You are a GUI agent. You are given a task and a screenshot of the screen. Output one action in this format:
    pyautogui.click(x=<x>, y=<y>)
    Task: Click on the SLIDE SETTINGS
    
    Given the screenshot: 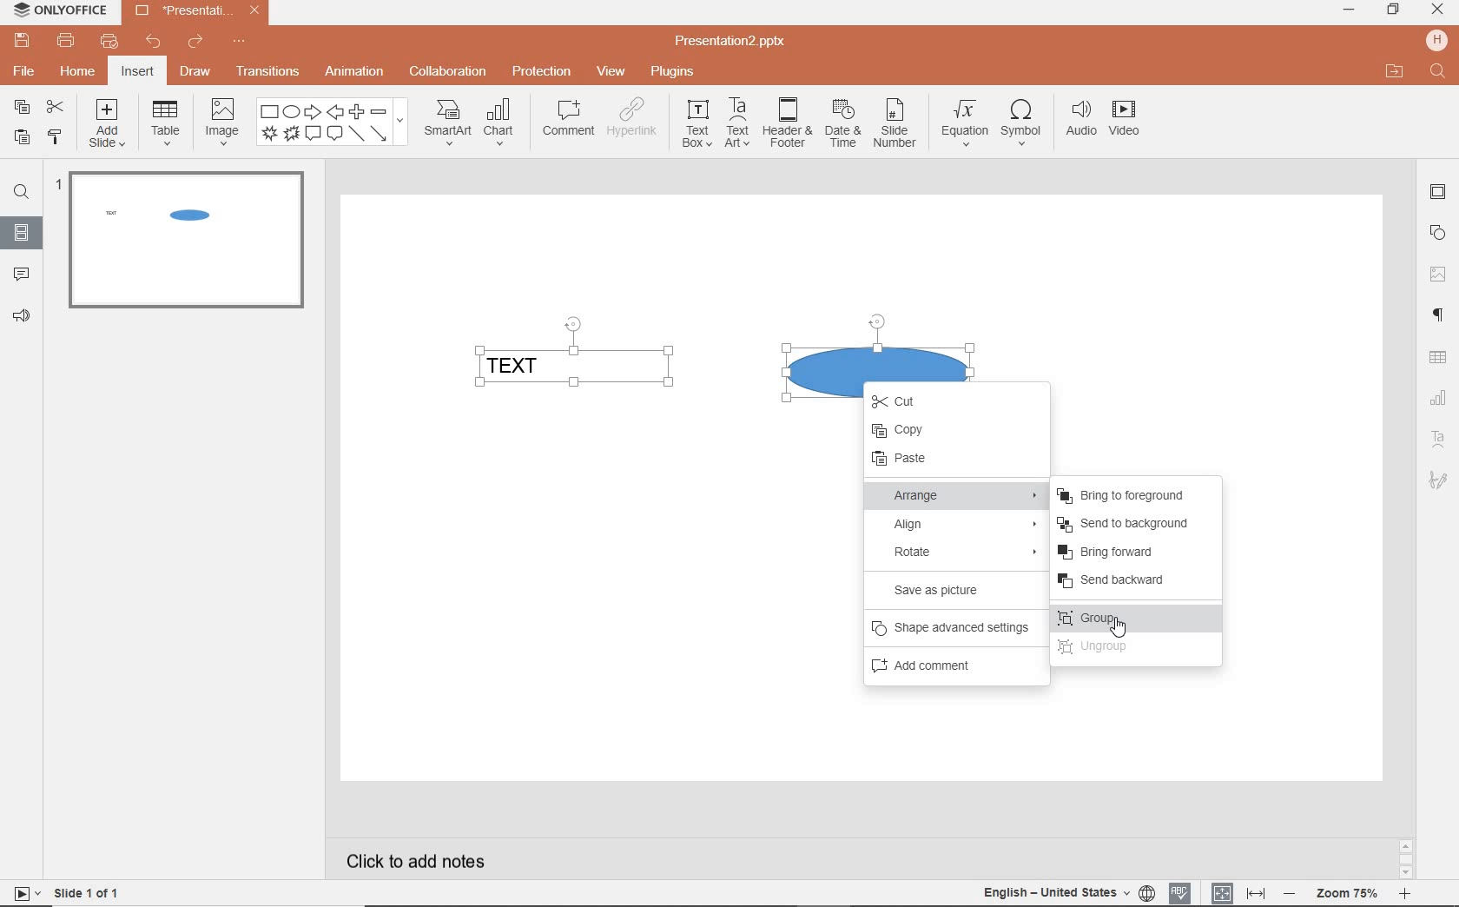 What is the action you would take?
    pyautogui.click(x=1438, y=193)
    